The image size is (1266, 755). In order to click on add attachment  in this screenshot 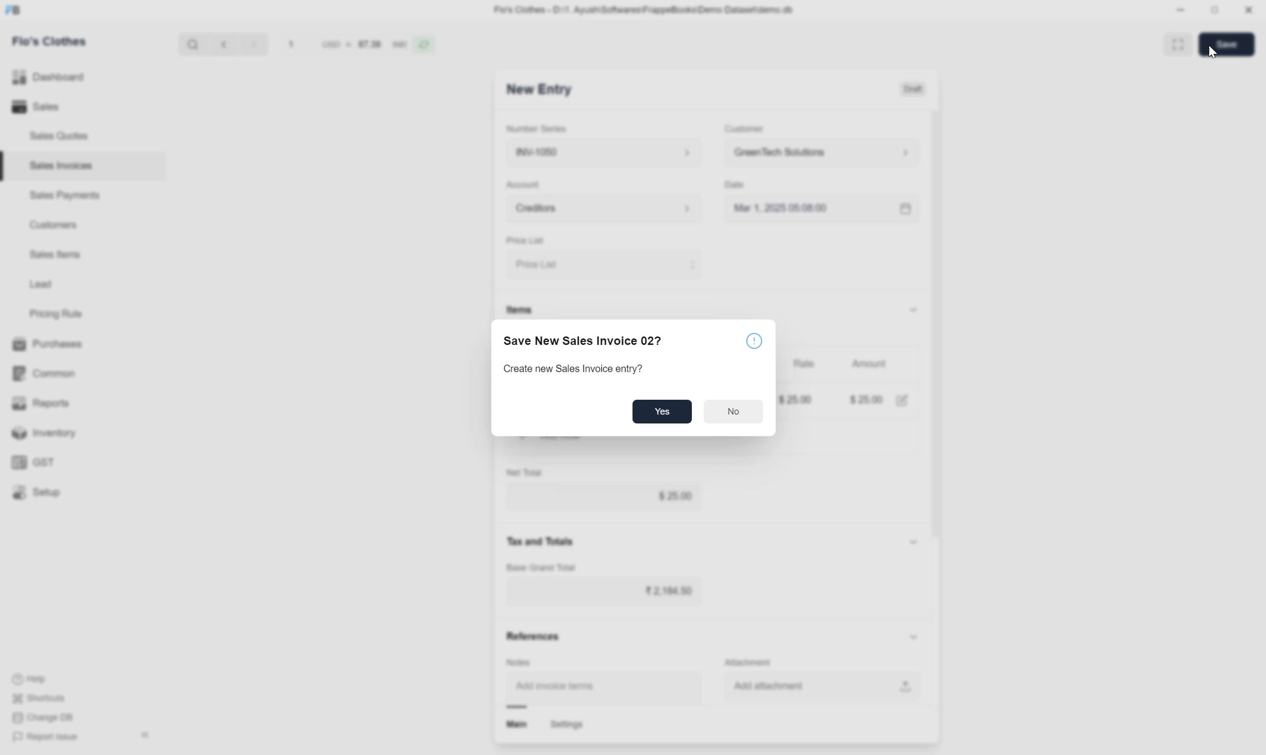, I will do `click(825, 688)`.